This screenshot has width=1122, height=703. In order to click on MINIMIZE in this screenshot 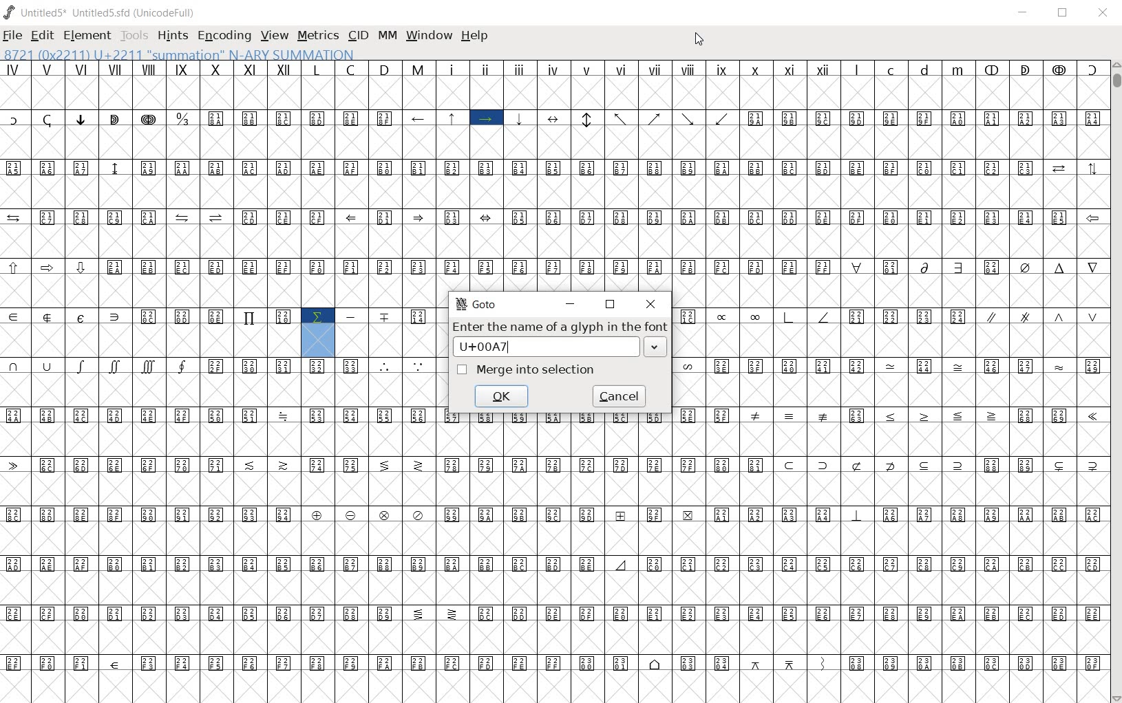, I will do `click(1025, 12)`.